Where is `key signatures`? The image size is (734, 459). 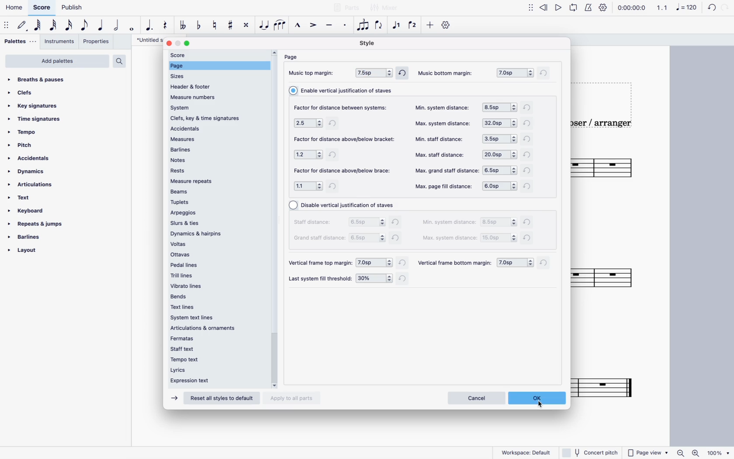
key signatures is located at coordinates (36, 106).